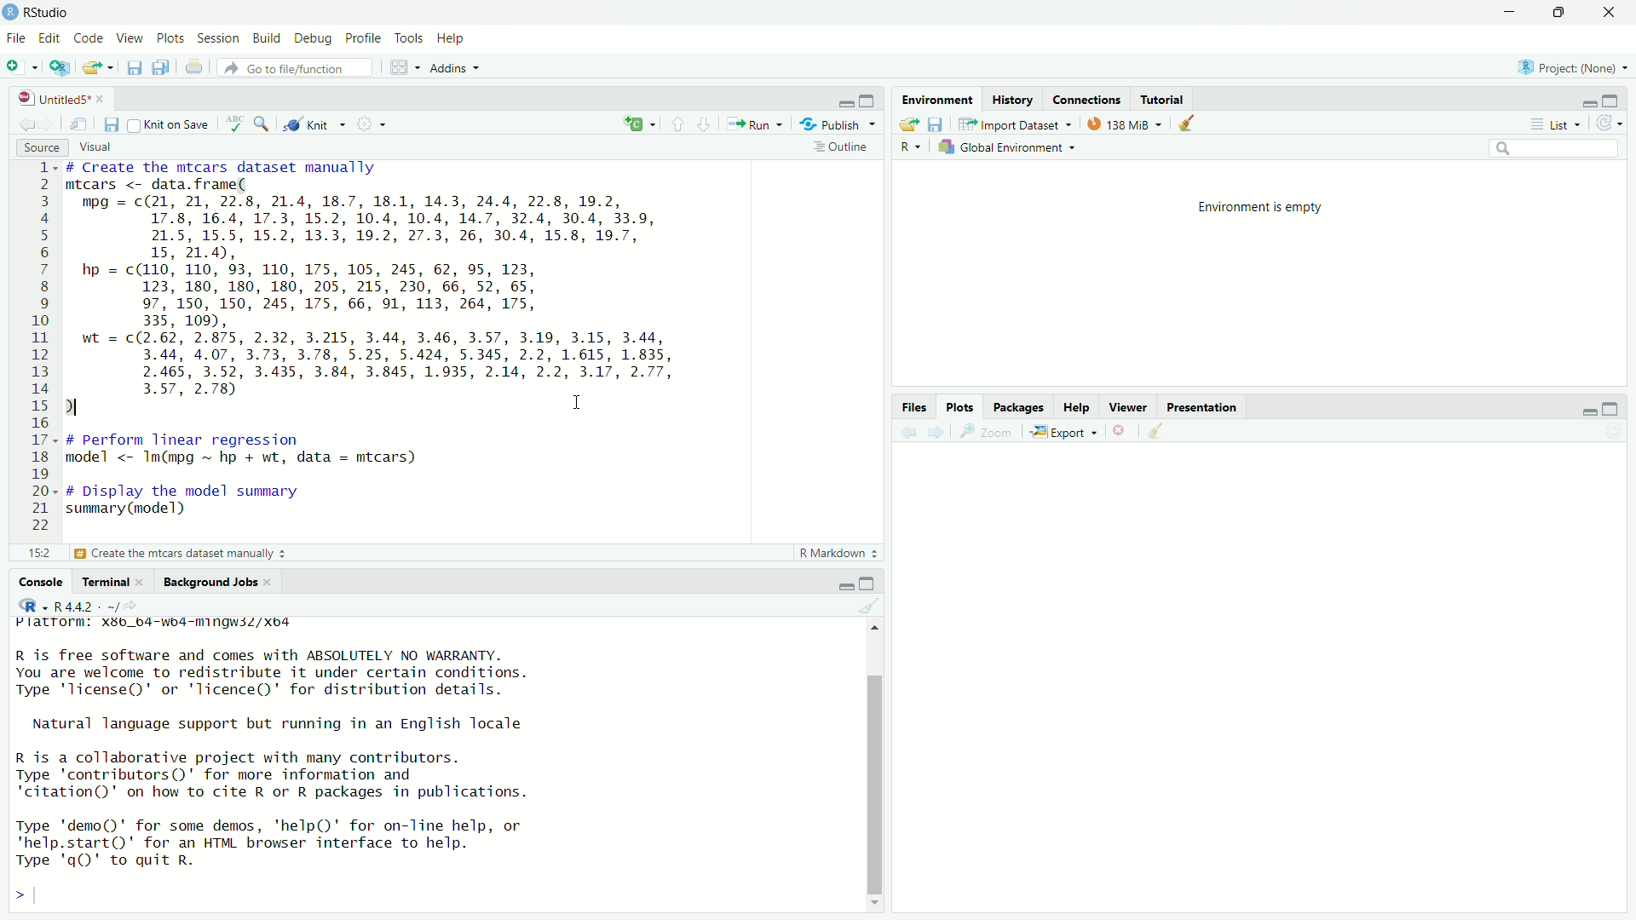 The height and width of the screenshot is (920, 1636). What do you see at coordinates (273, 744) in the screenshot?
I see `Platrorm: X3b_b4-wb4-mingwsZ/Xo4

R is free software and comes with ABSOLUTELY NO WARRANTY.

You are welcome to redistribute it under certain conditions.

Type 'license()' or 'licence()' for distribution details.
Natural language support but running in an English locale

R is a collaborative project with many contributors.

Type 'contributors()' for more information and

"citation()' on how to cite R or R packages in publications.

Type 'demo()' for some demos, ‘help()' for on-Tine help, or

'help.start()' for an HTML browser interface to help.

Type 'q()' to quit R.` at bounding box center [273, 744].